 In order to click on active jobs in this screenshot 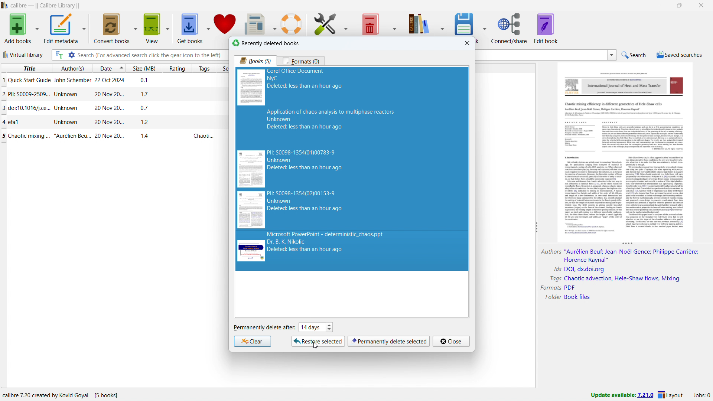, I will do `click(701, 395)`.